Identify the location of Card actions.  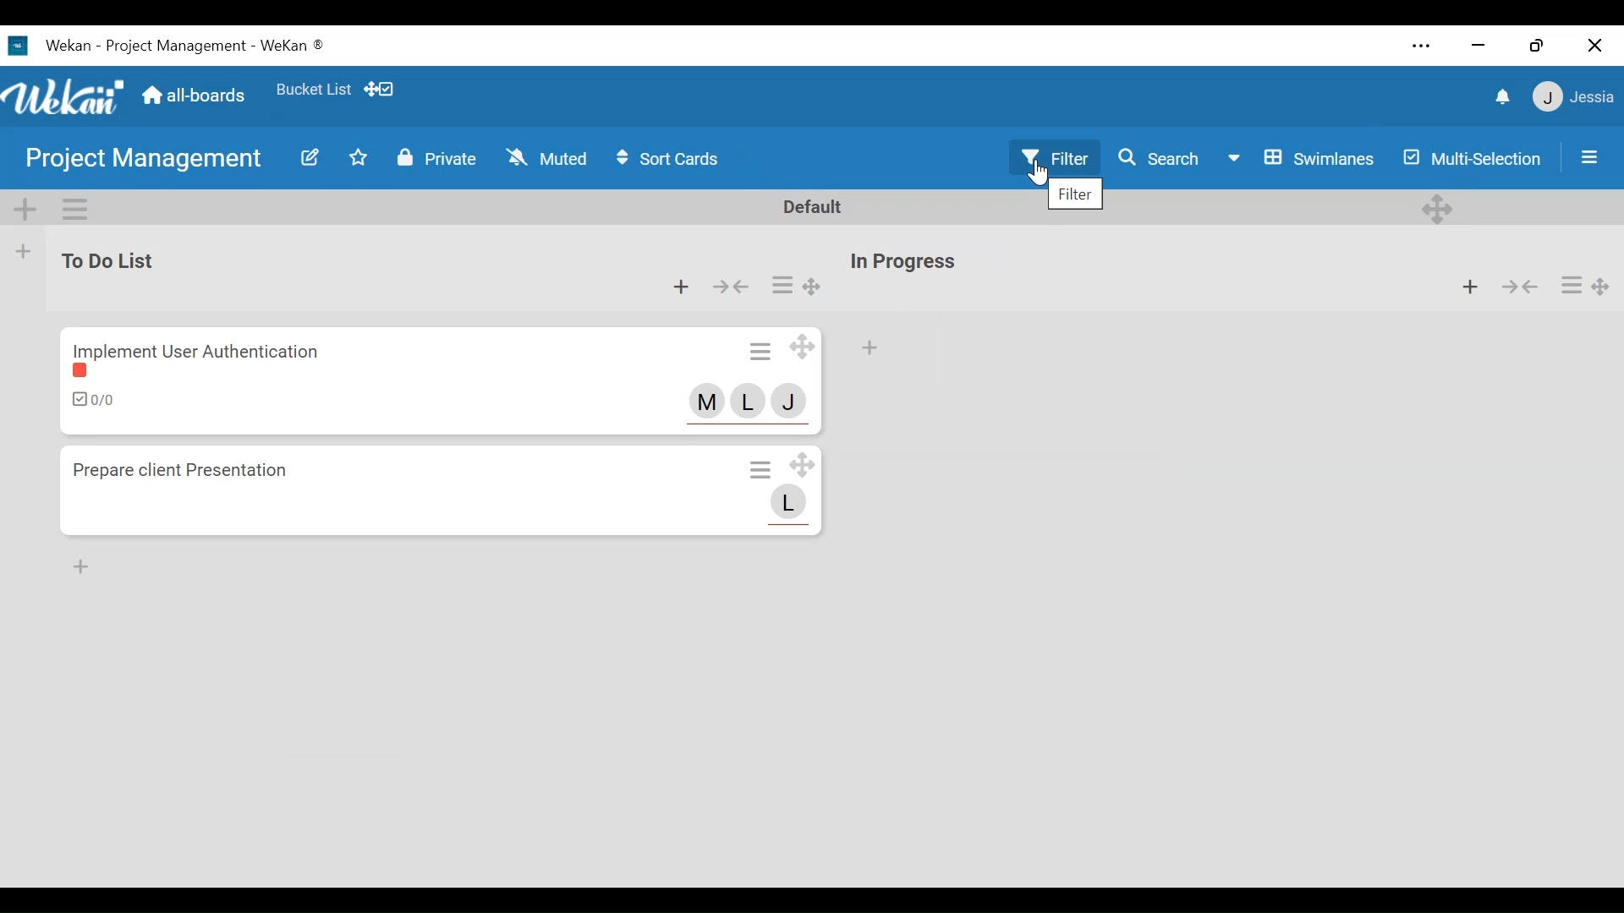
(759, 469).